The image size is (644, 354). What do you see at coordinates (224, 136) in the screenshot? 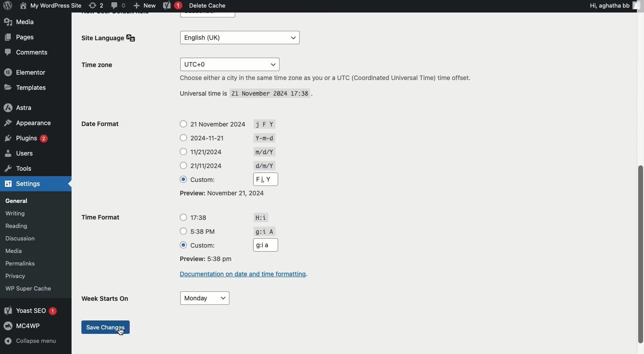
I see `2024-1-21 Y-m-d` at bounding box center [224, 136].